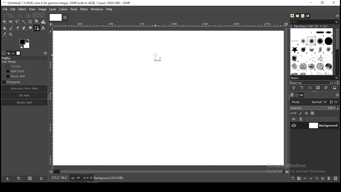 This screenshot has height=192, width=341. What do you see at coordinates (302, 16) in the screenshot?
I see `text` at bounding box center [302, 16].